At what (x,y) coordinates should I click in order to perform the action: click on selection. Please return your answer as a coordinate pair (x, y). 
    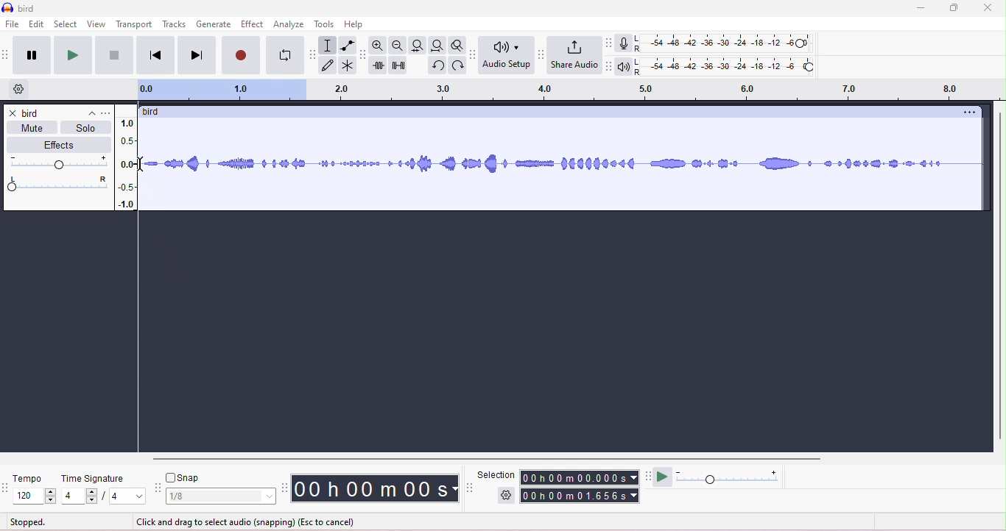
    Looking at the image, I should click on (498, 473).